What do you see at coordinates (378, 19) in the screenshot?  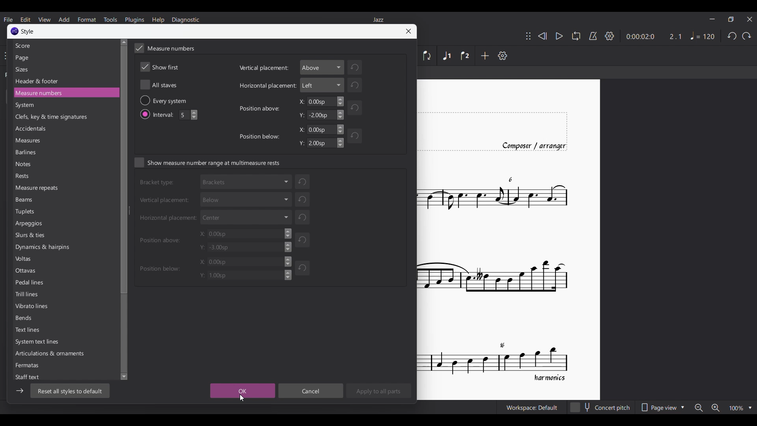 I see `Current score title` at bounding box center [378, 19].